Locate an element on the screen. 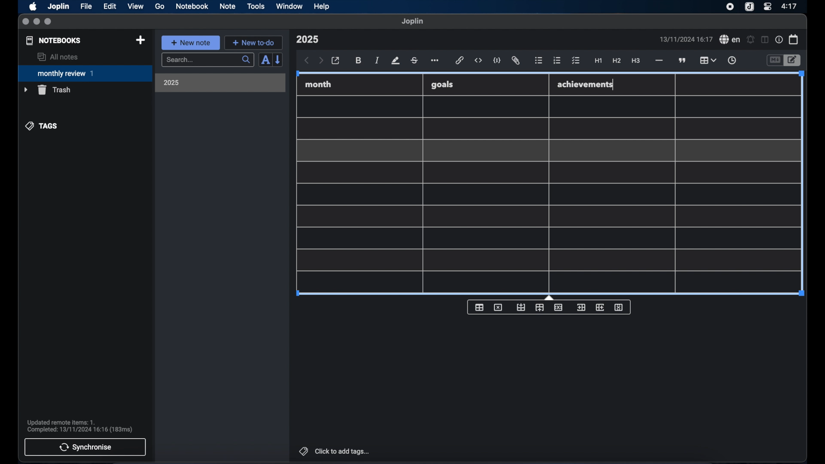 The image size is (825, 464). new to-do is located at coordinates (254, 43).